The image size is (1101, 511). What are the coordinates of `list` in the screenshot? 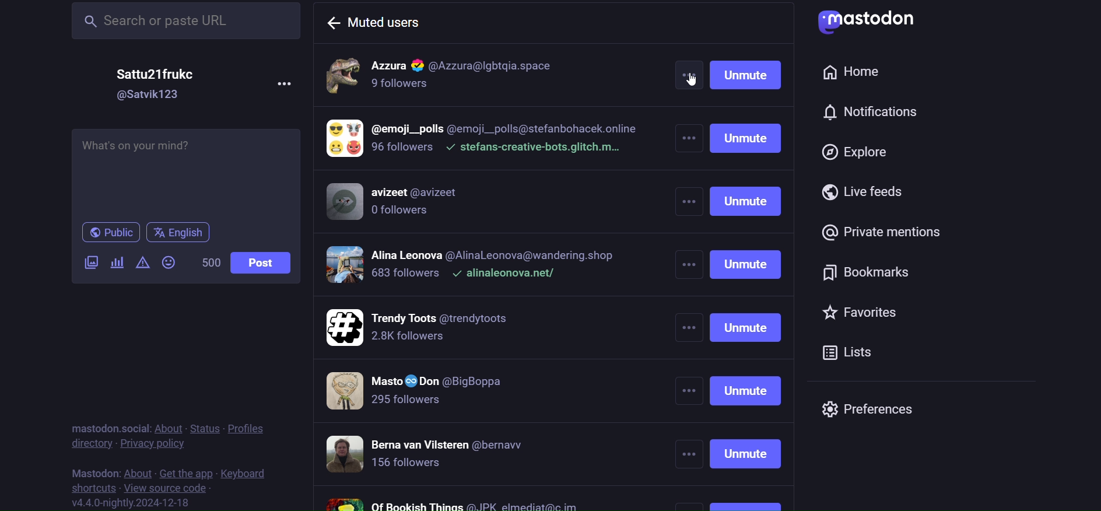 It's located at (860, 352).